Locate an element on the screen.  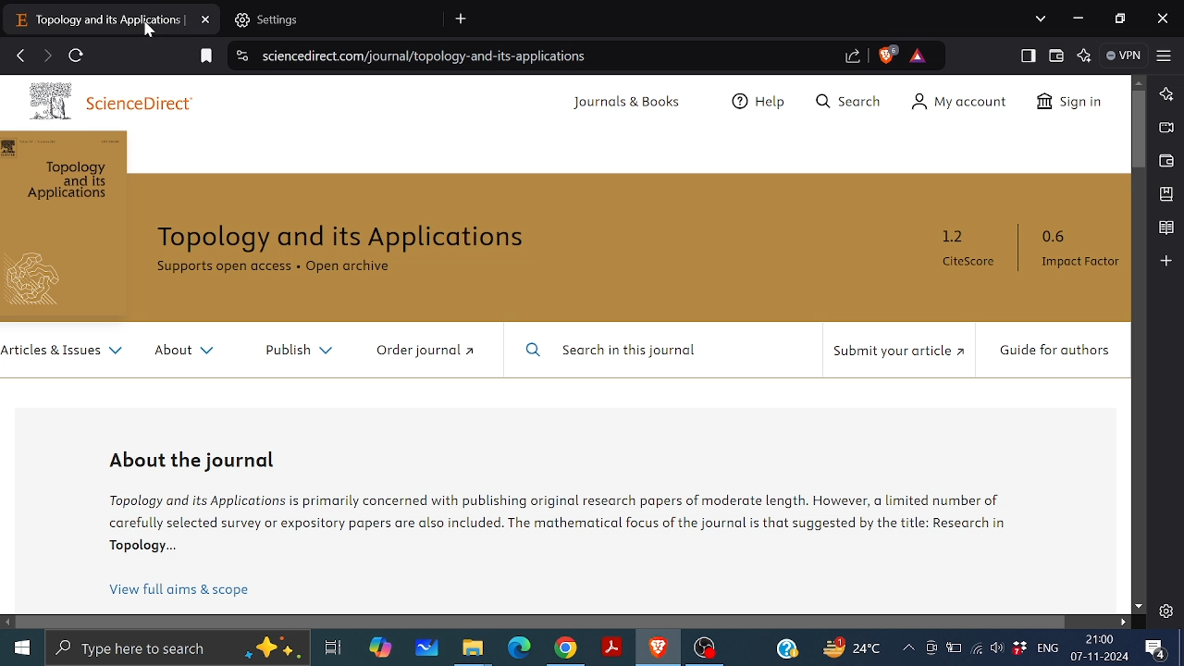
Help is located at coordinates (752, 103).